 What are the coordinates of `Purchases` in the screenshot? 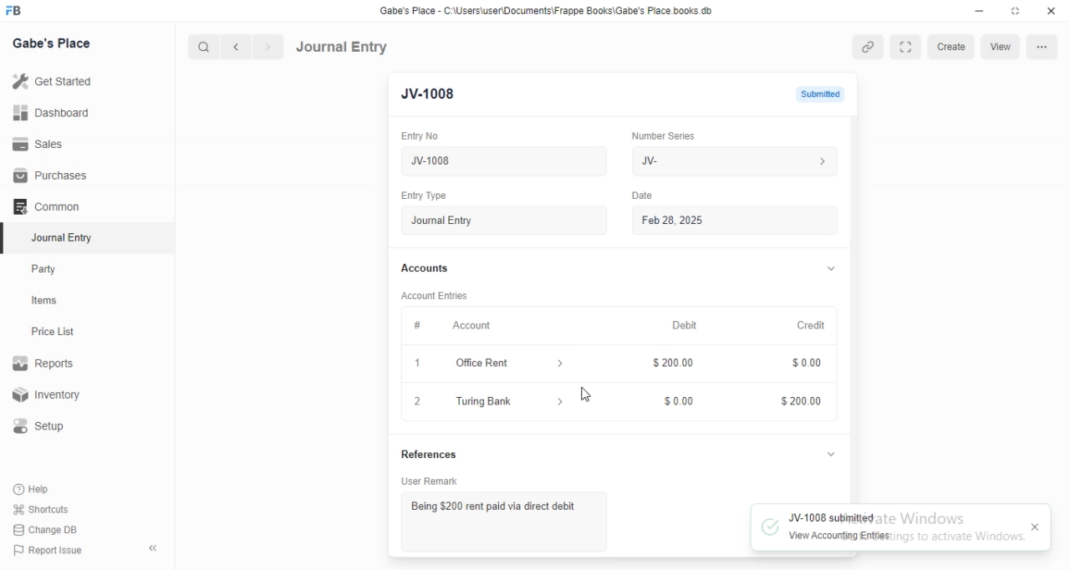 It's located at (51, 176).